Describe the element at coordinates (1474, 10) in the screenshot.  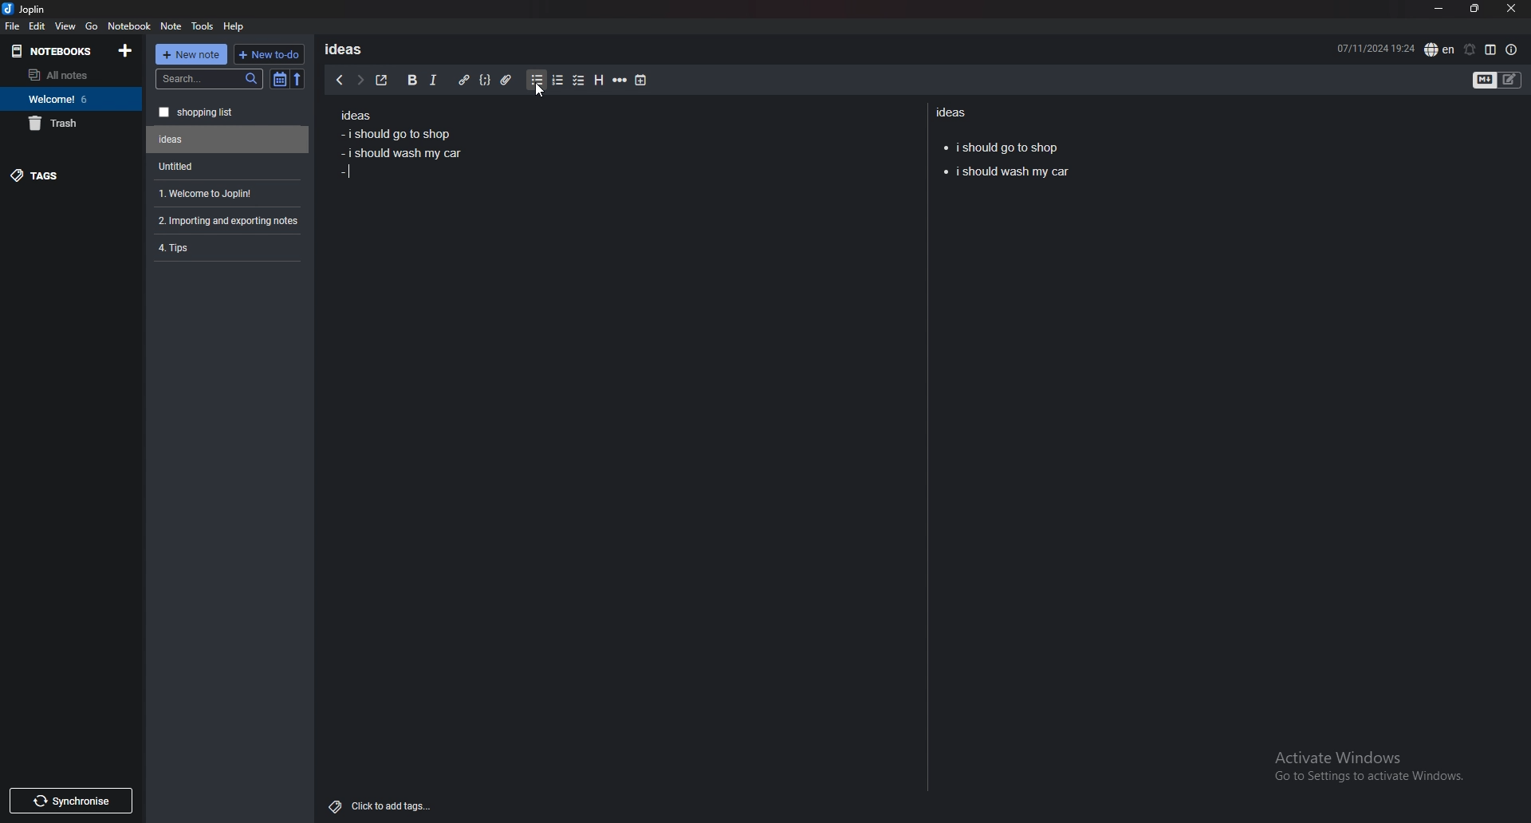
I see `resize` at that location.